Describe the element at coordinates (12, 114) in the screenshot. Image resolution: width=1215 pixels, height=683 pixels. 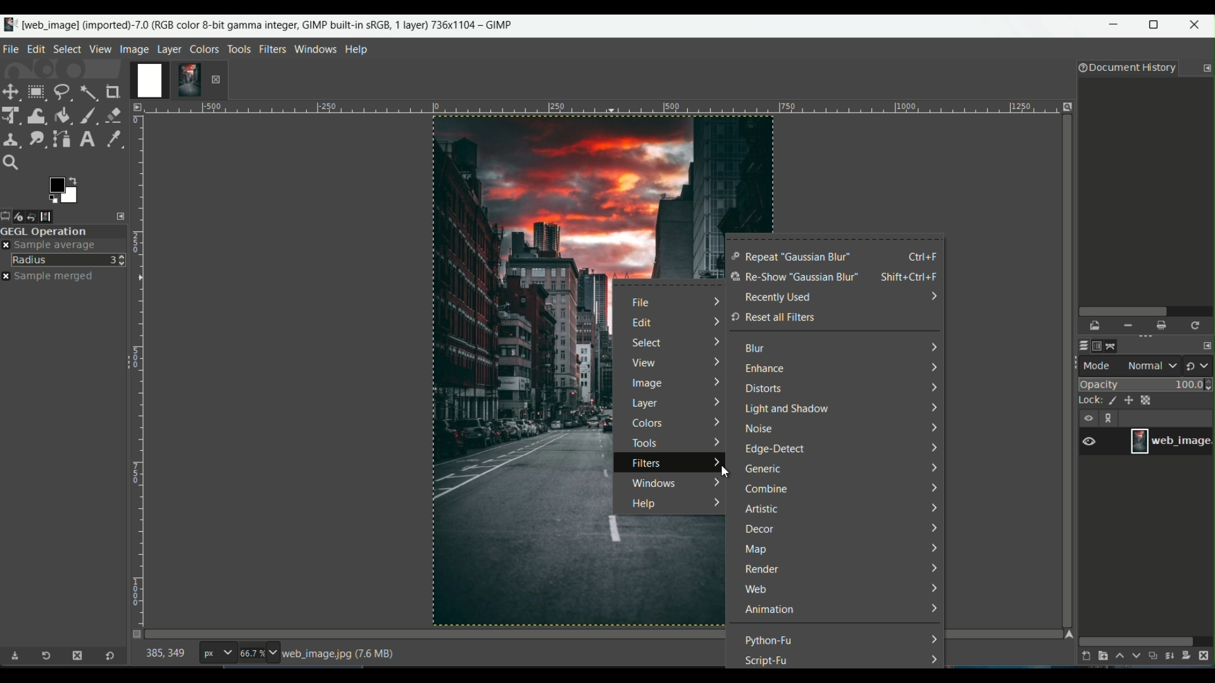
I see `unified transform tool` at that location.